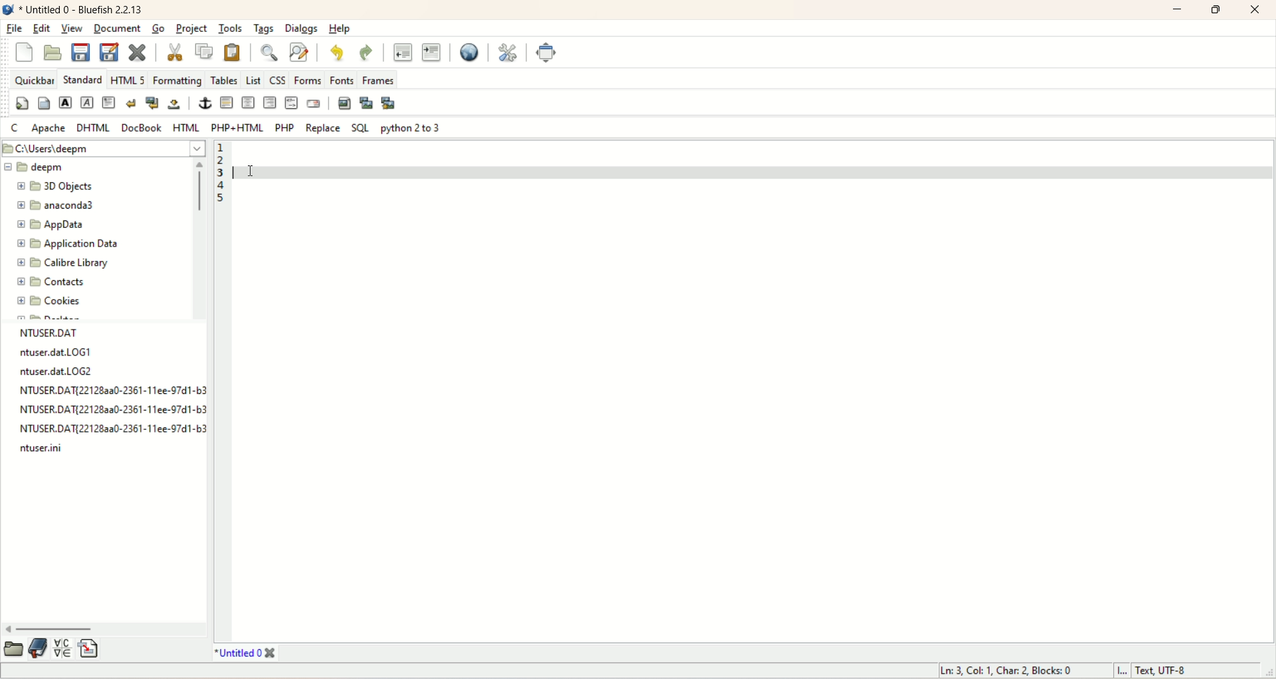 This screenshot has height=679, width=1276. I want to click on indent, so click(433, 52).